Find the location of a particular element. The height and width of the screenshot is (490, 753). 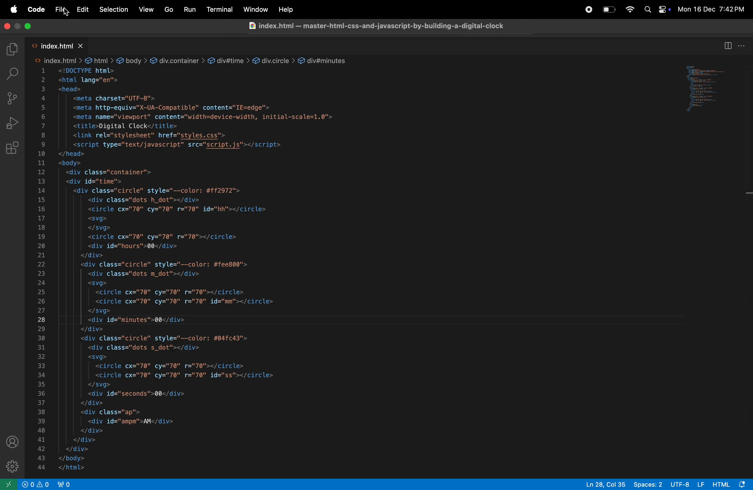

battery is located at coordinates (609, 9).